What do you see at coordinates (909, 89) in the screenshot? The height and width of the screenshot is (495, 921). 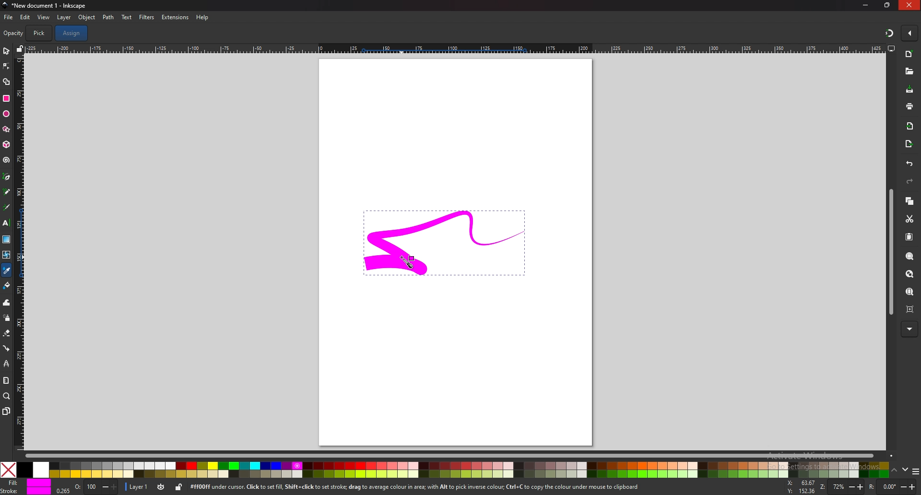 I see `save` at bounding box center [909, 89].